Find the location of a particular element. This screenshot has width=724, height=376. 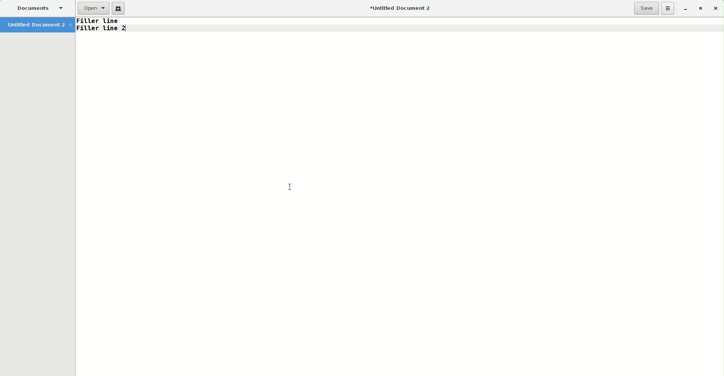

Documents is located at coordinates (38, 9).